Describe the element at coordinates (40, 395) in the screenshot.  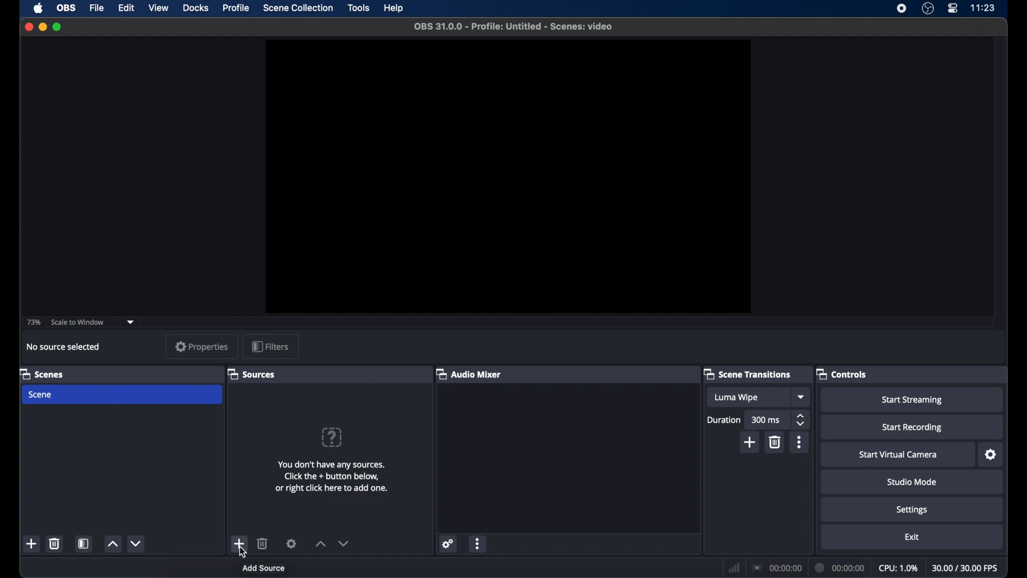
I see `scene` at that location.